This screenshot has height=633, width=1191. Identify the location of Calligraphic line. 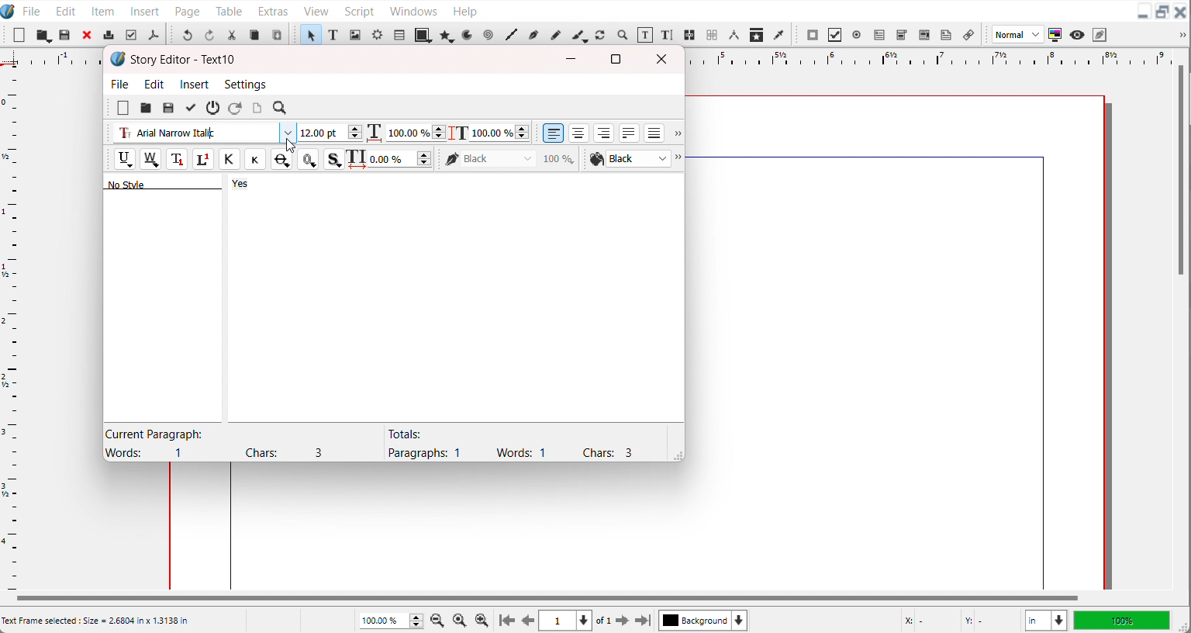
(579, 36).